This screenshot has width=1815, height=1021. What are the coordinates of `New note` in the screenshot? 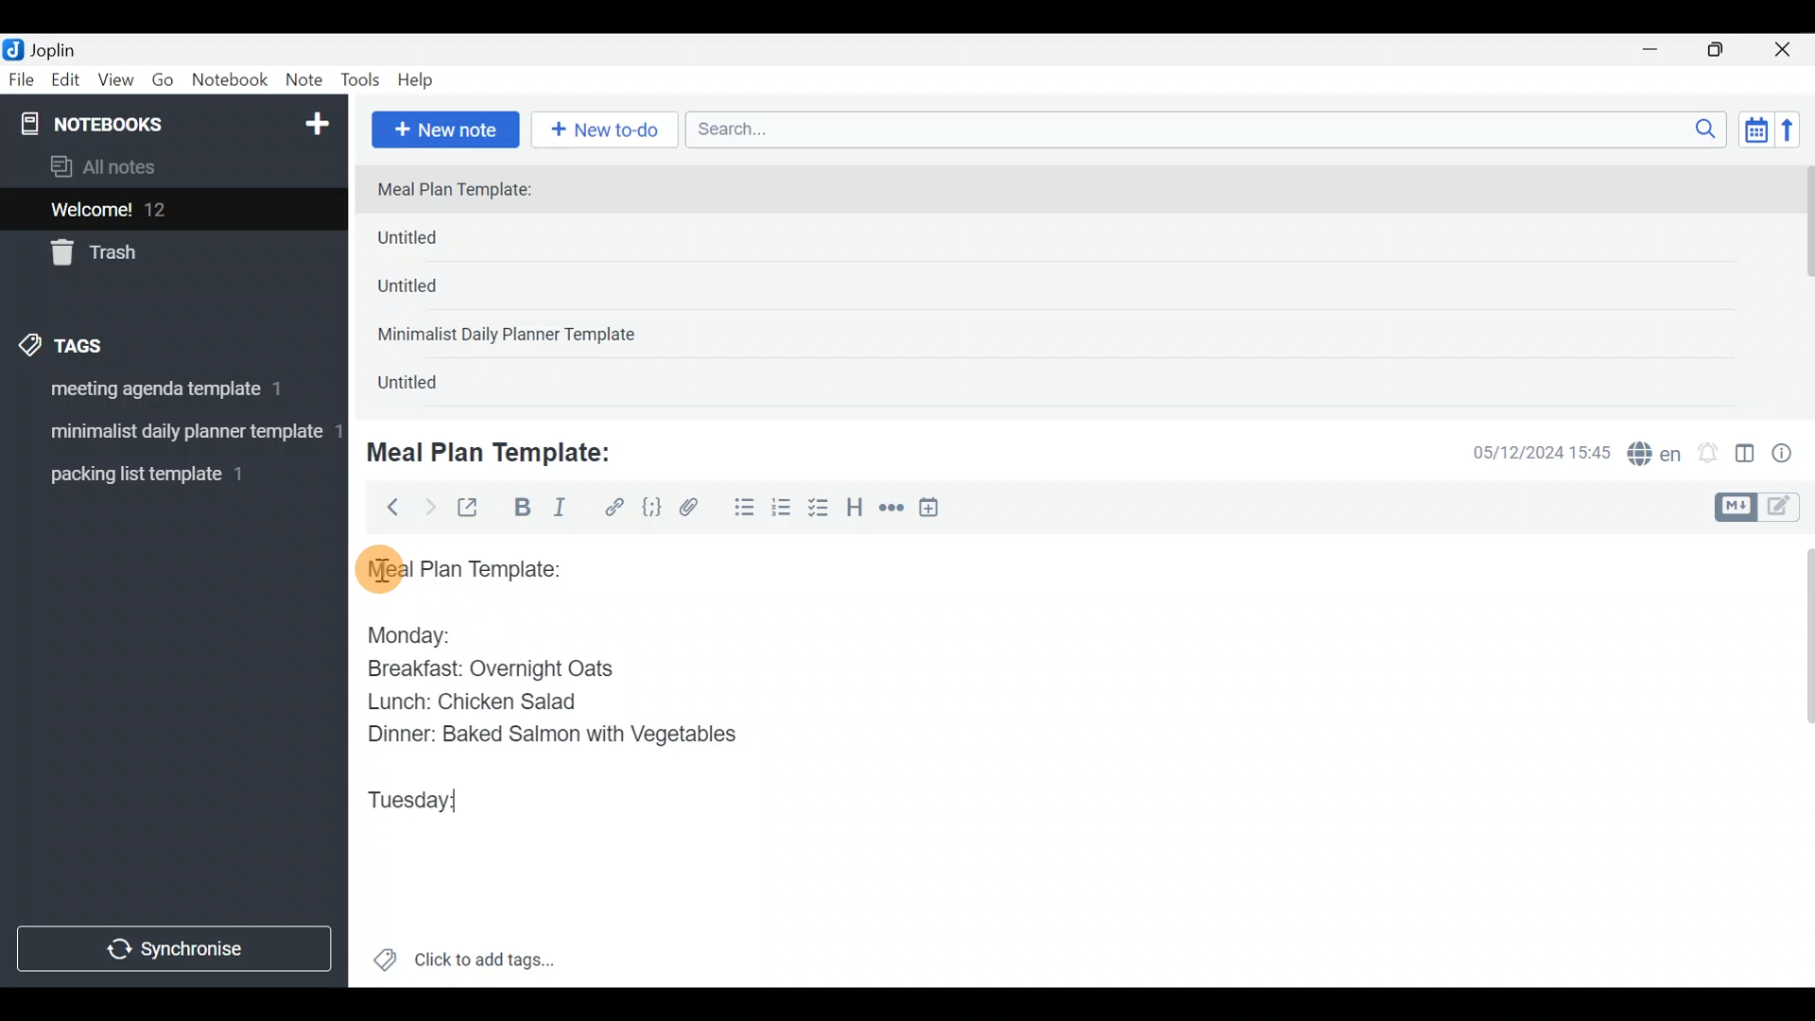 It's located at (443, 128).